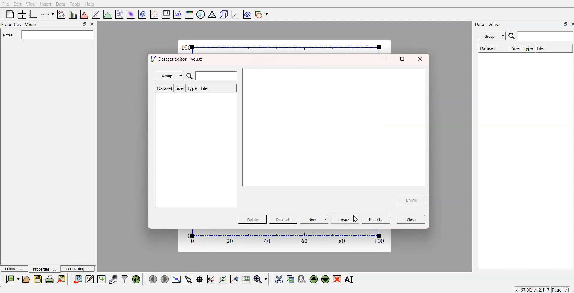 The image size is (574, 293). What do you see at coordinates (345, 219) in the screenshot?
I see `Create` at bounding box center [345, 219].